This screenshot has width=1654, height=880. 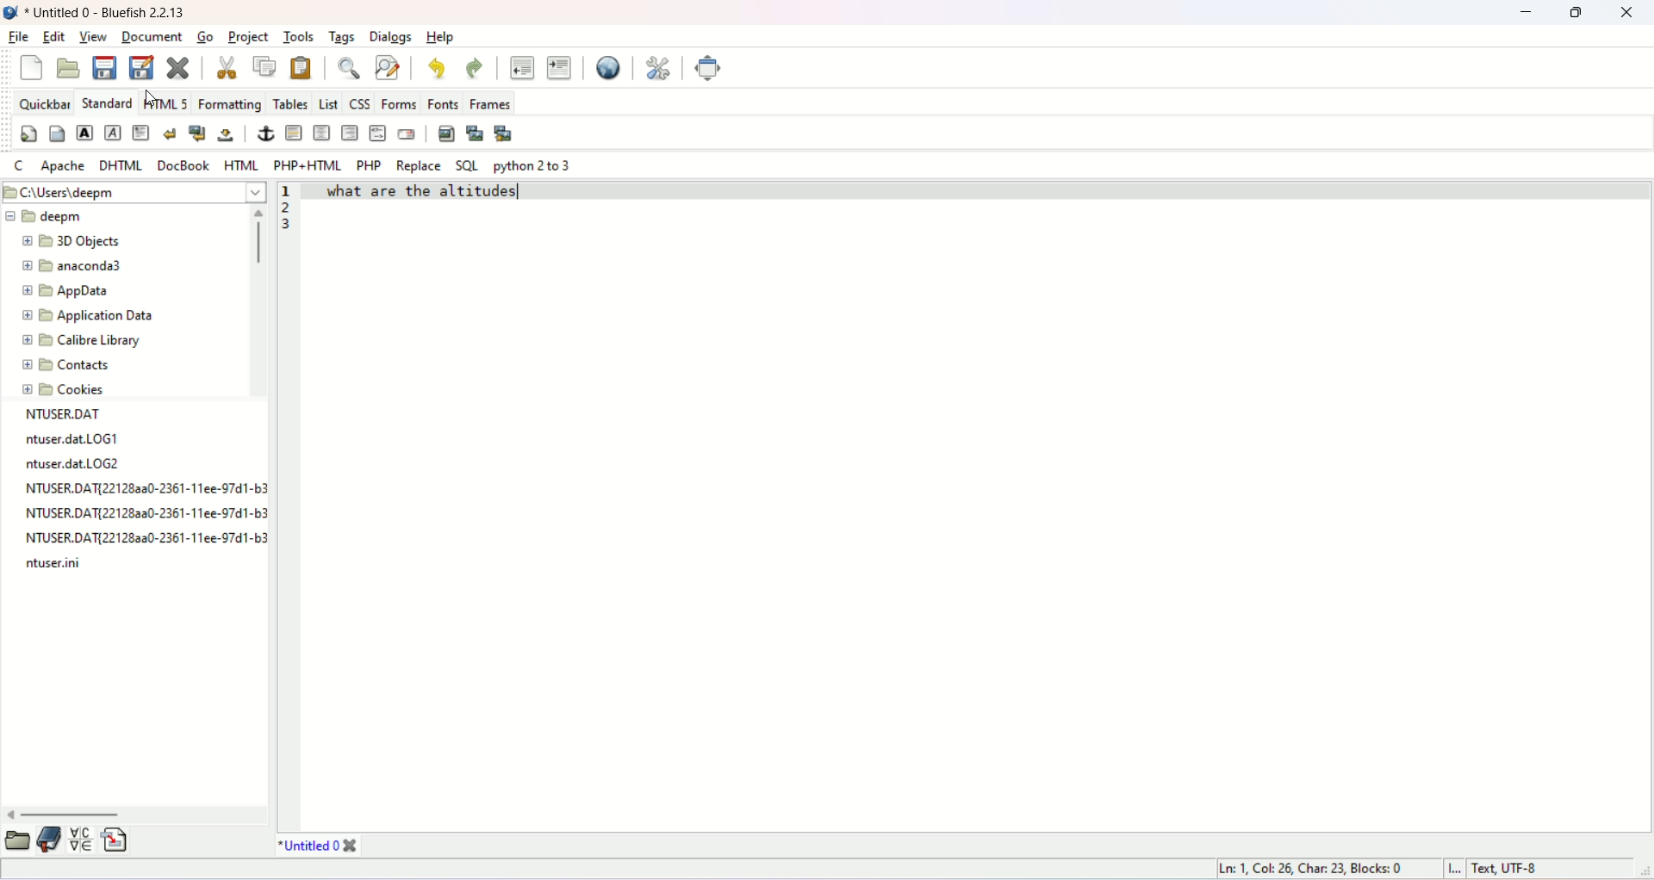 What do you see at coordinates (297, 66) in the screenshot?
I see `paste` at bounding box center [297, 66].